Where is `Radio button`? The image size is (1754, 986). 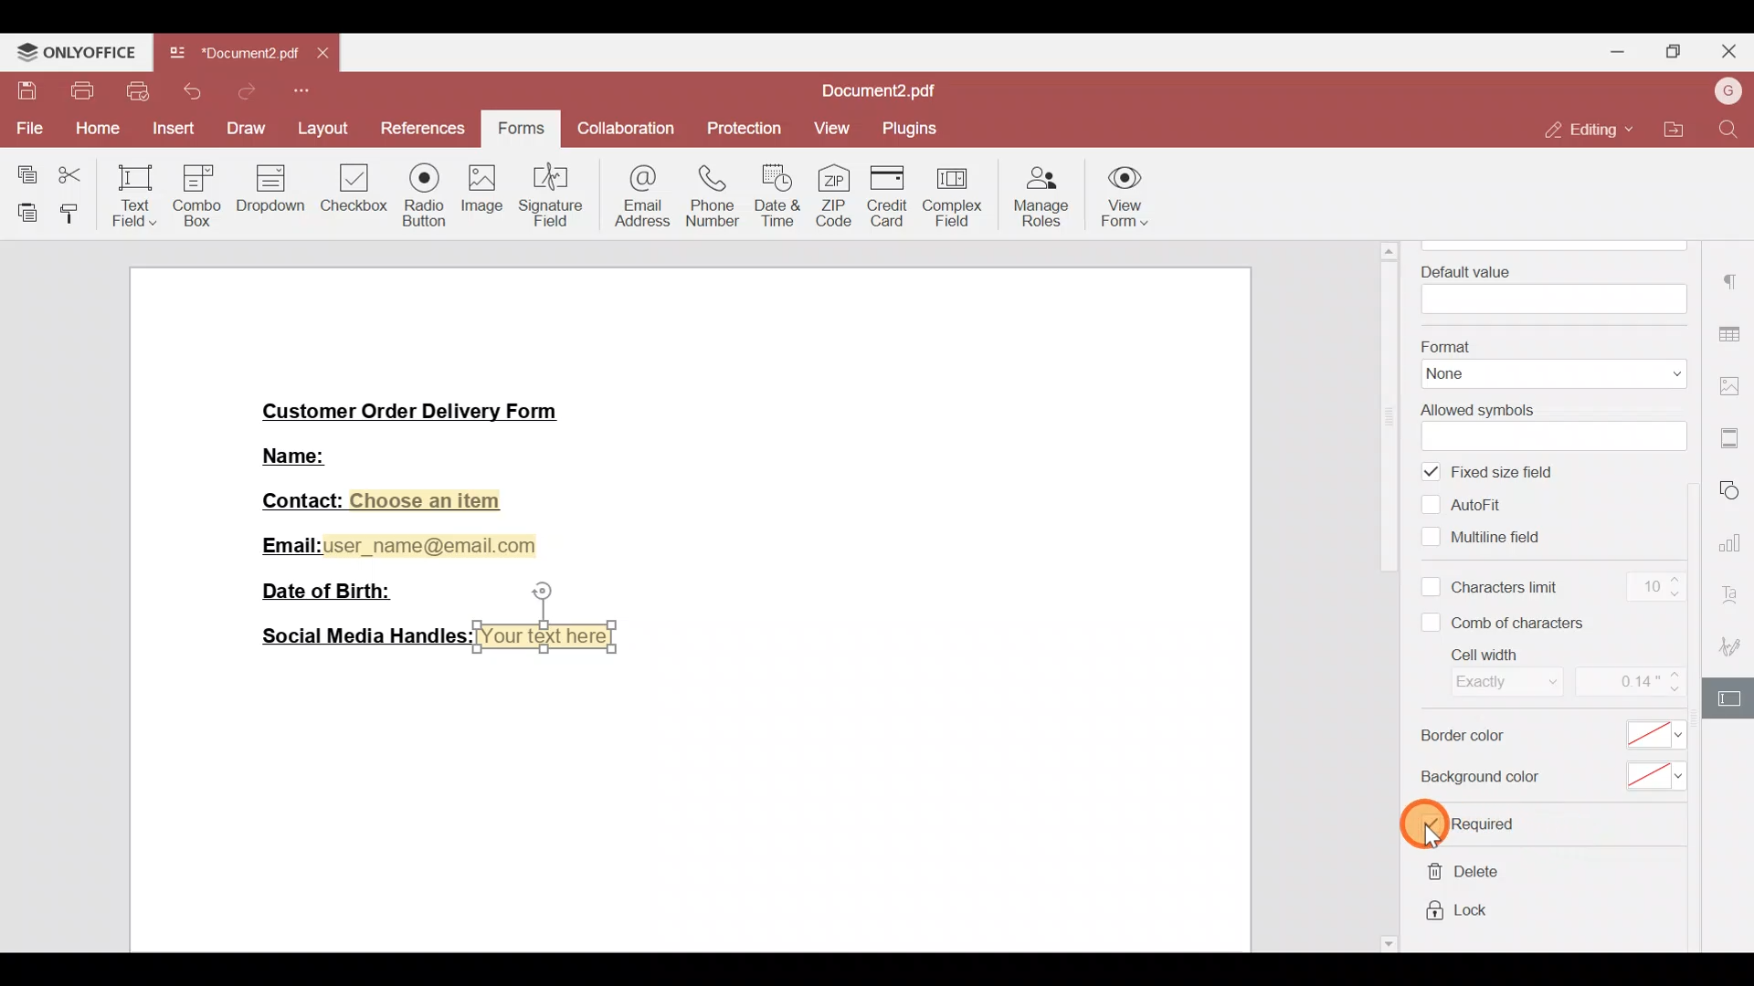 Radio button is located at coordinates (418, 192).